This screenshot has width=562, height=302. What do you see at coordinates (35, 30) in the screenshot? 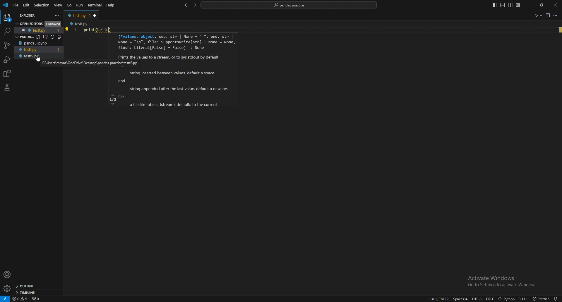
I see `testt.py` at bounding box center [35, 30].